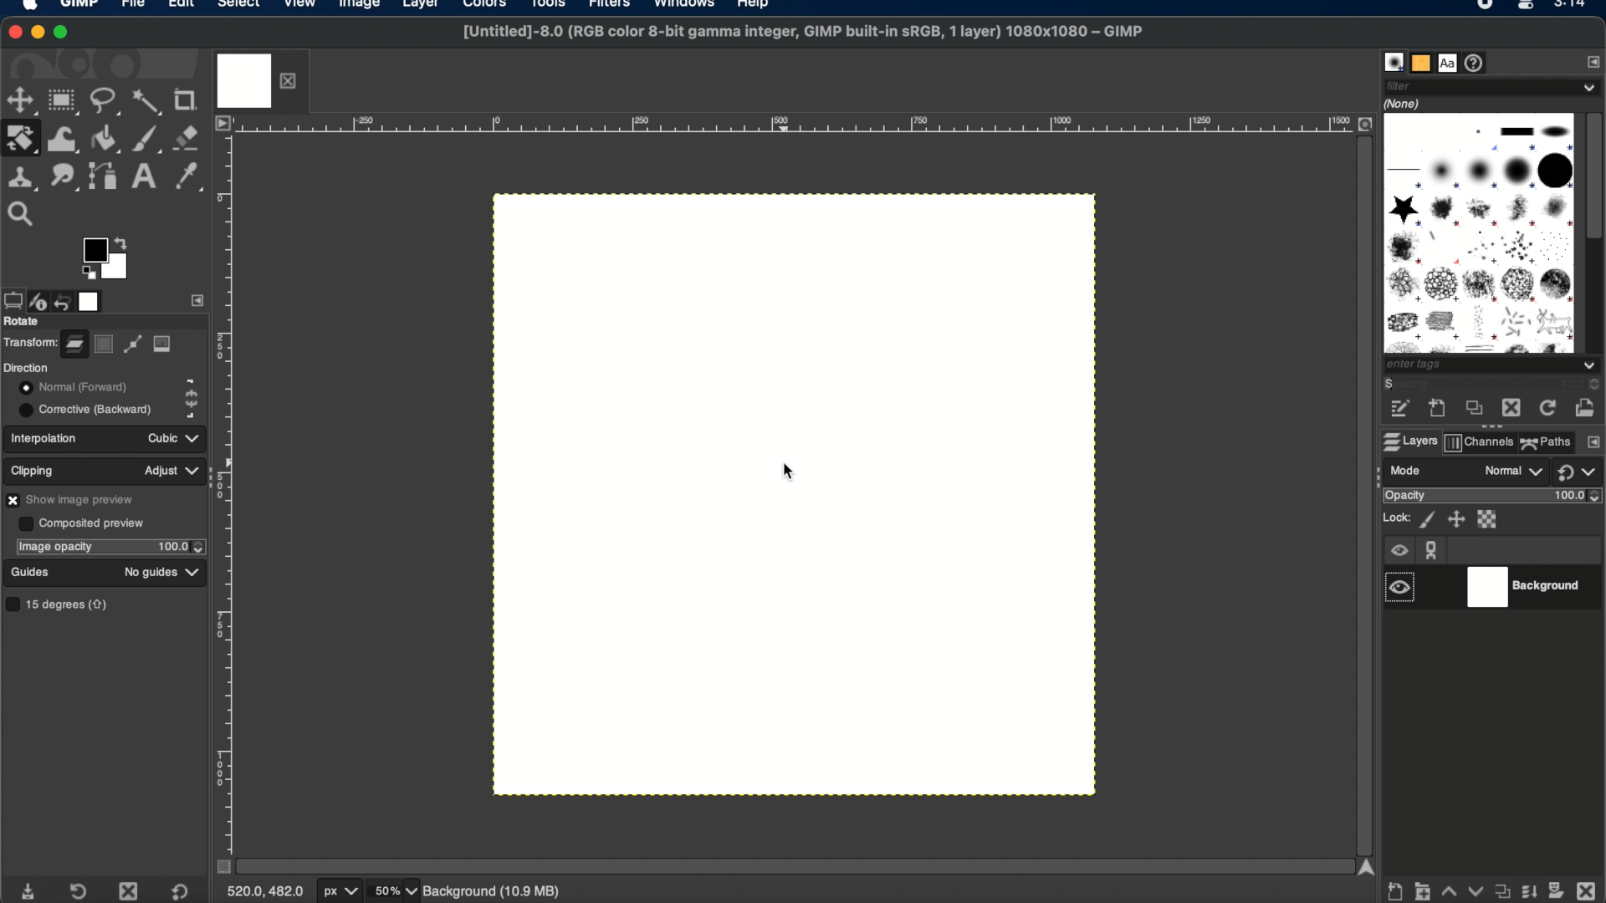 This screenshot has height=903, width=1606. I want to click on visibility icon, so click(1399, 552).